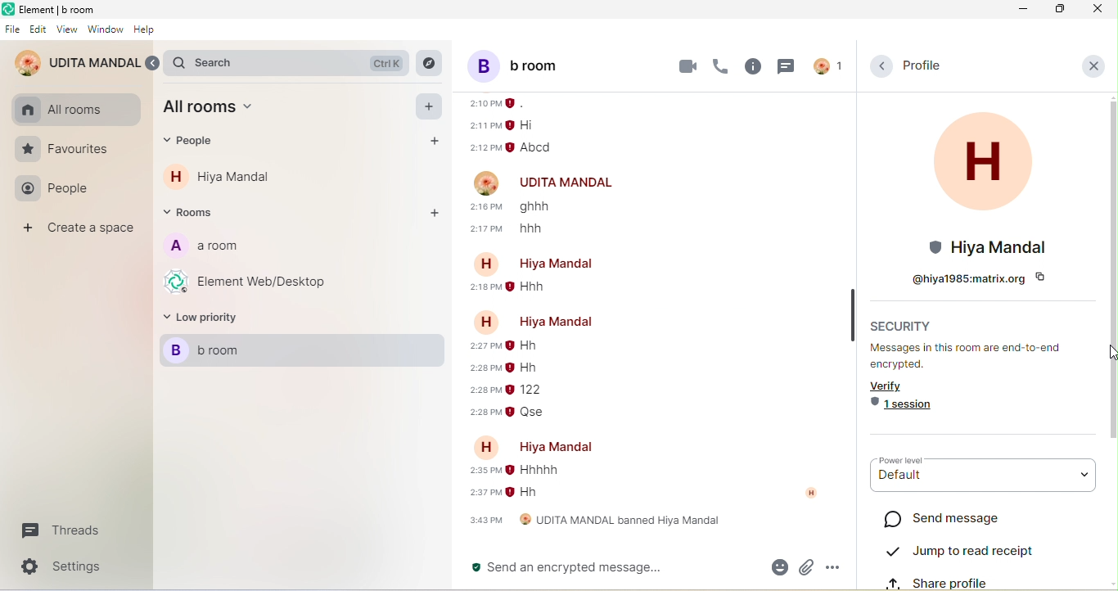 This screenshot has height=591, width=1118. Describe the element at coordinates (430, 64) in the screenshot. I see `explore` at that location.